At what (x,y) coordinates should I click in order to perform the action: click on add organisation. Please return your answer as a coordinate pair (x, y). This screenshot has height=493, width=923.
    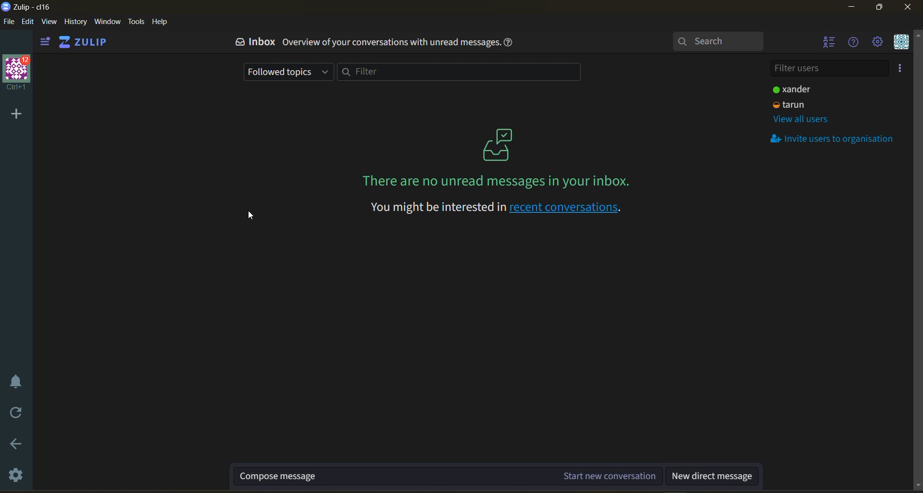
    Looking at the image, I should click on (18, 114).